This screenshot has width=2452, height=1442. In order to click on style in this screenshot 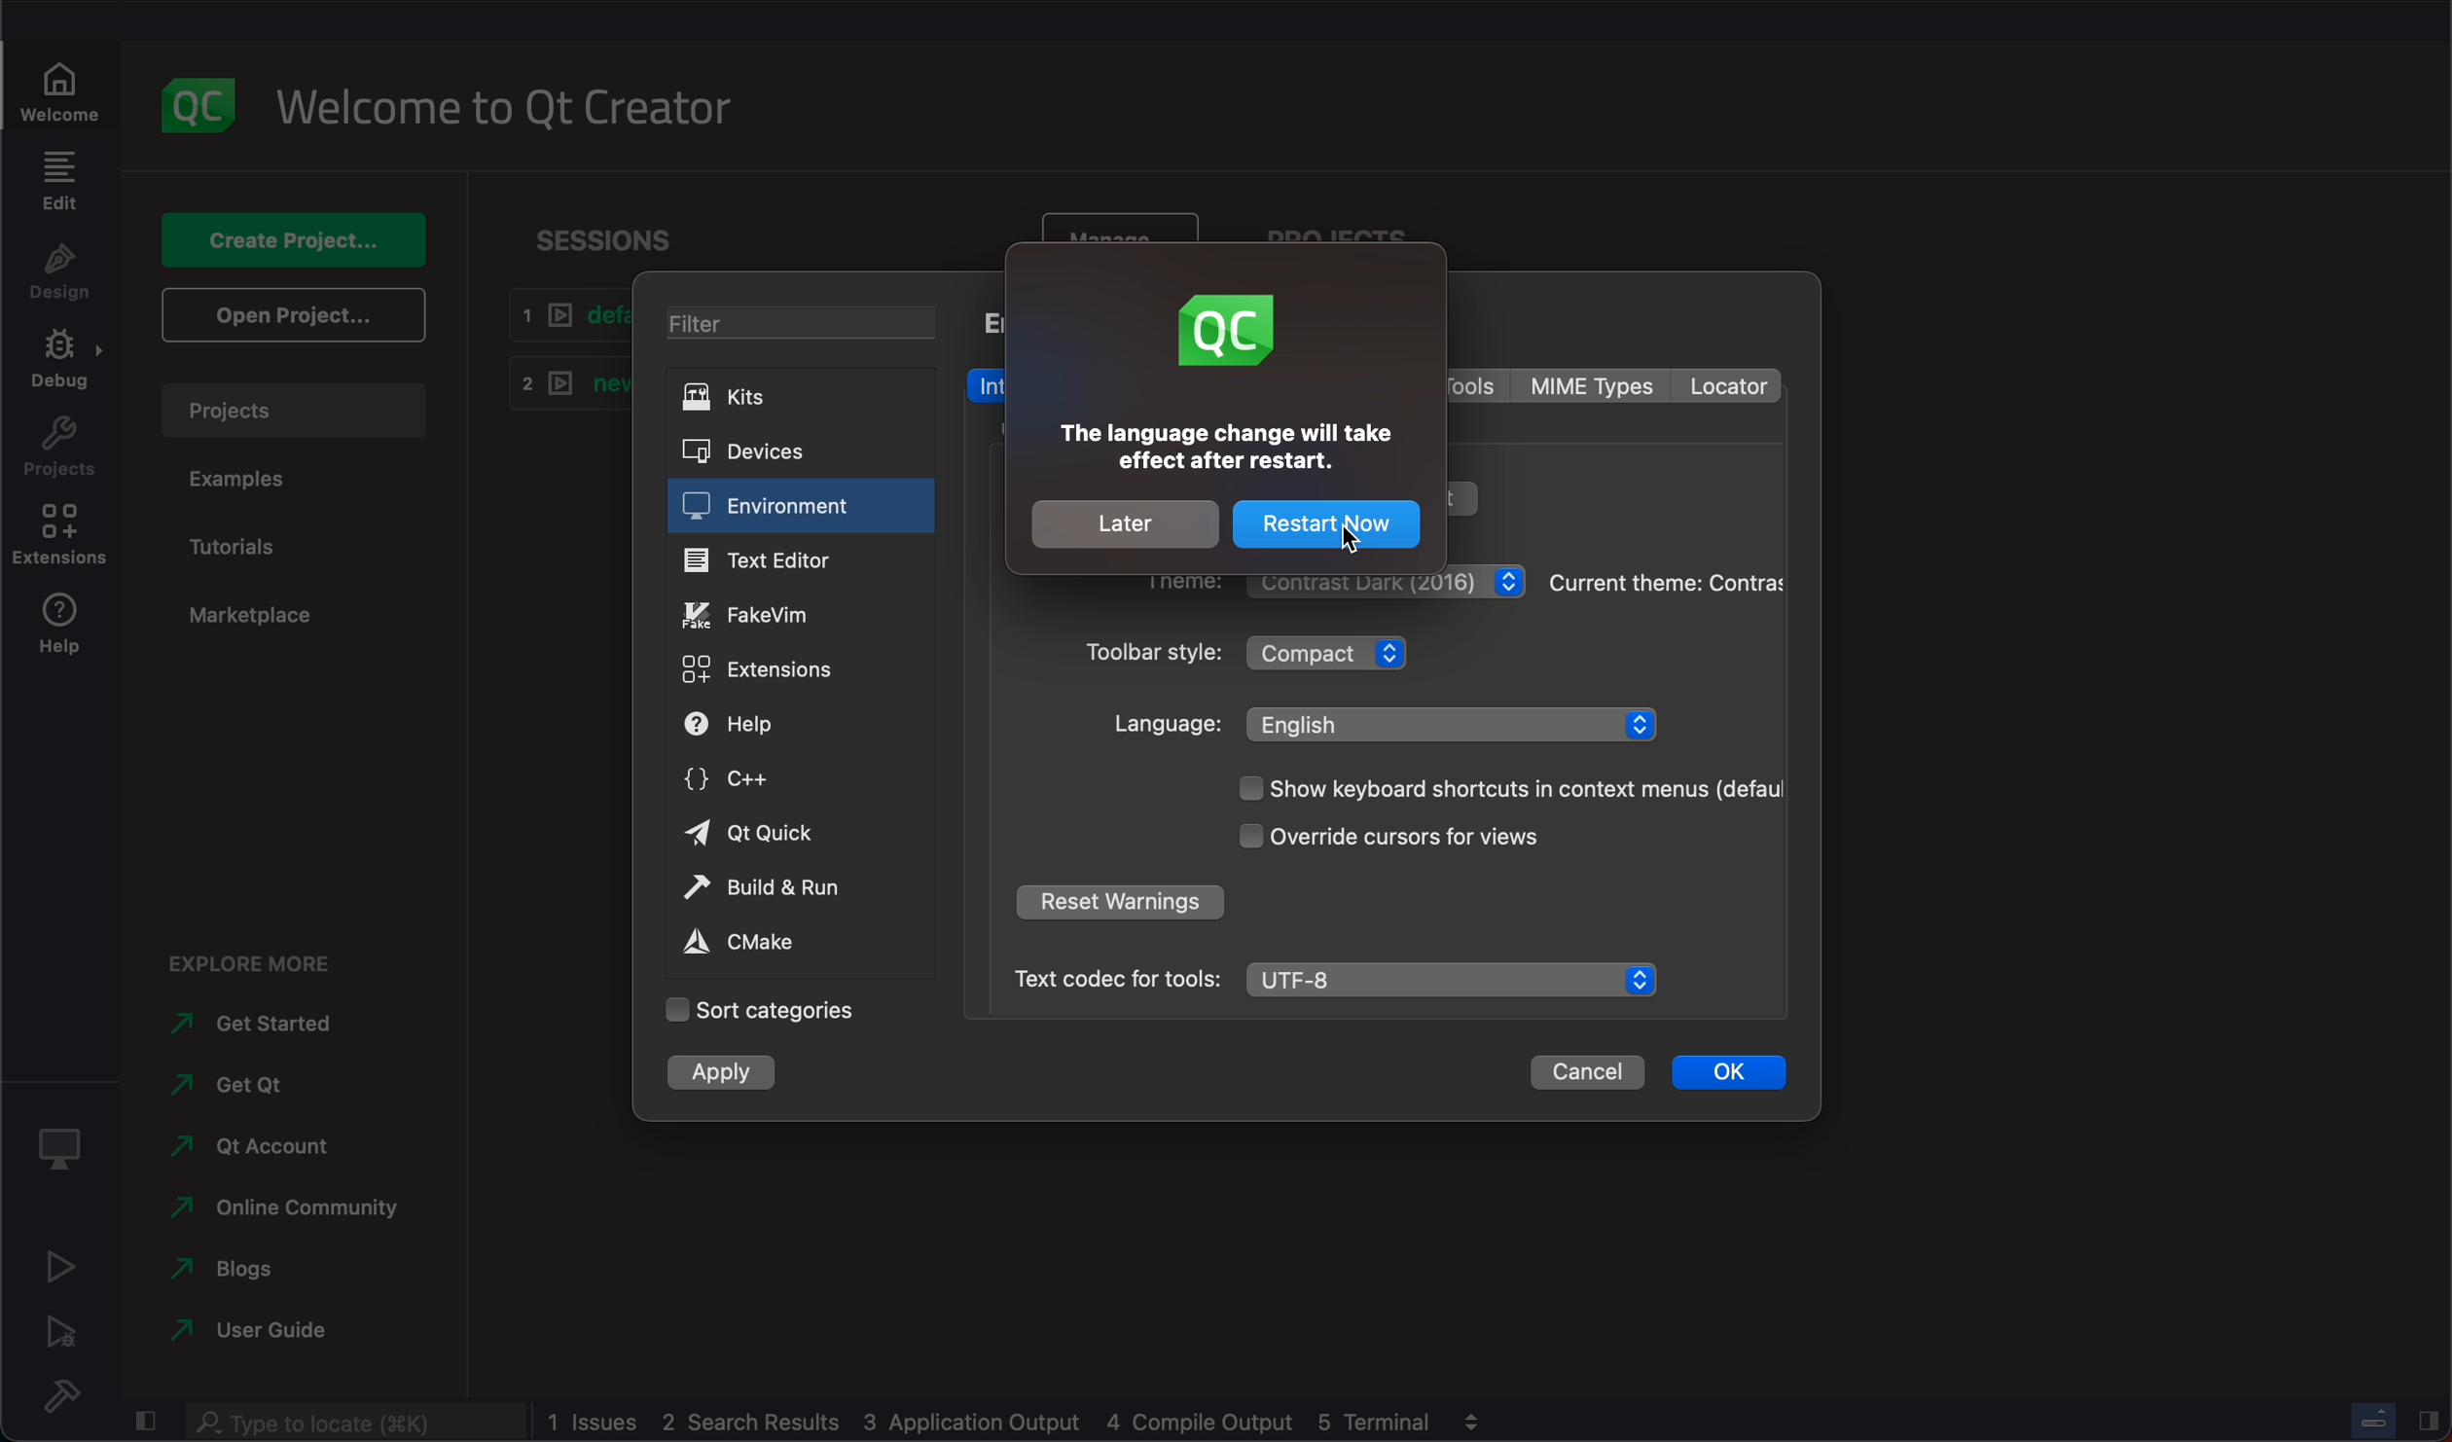, I will do `click(1155, 652)`.